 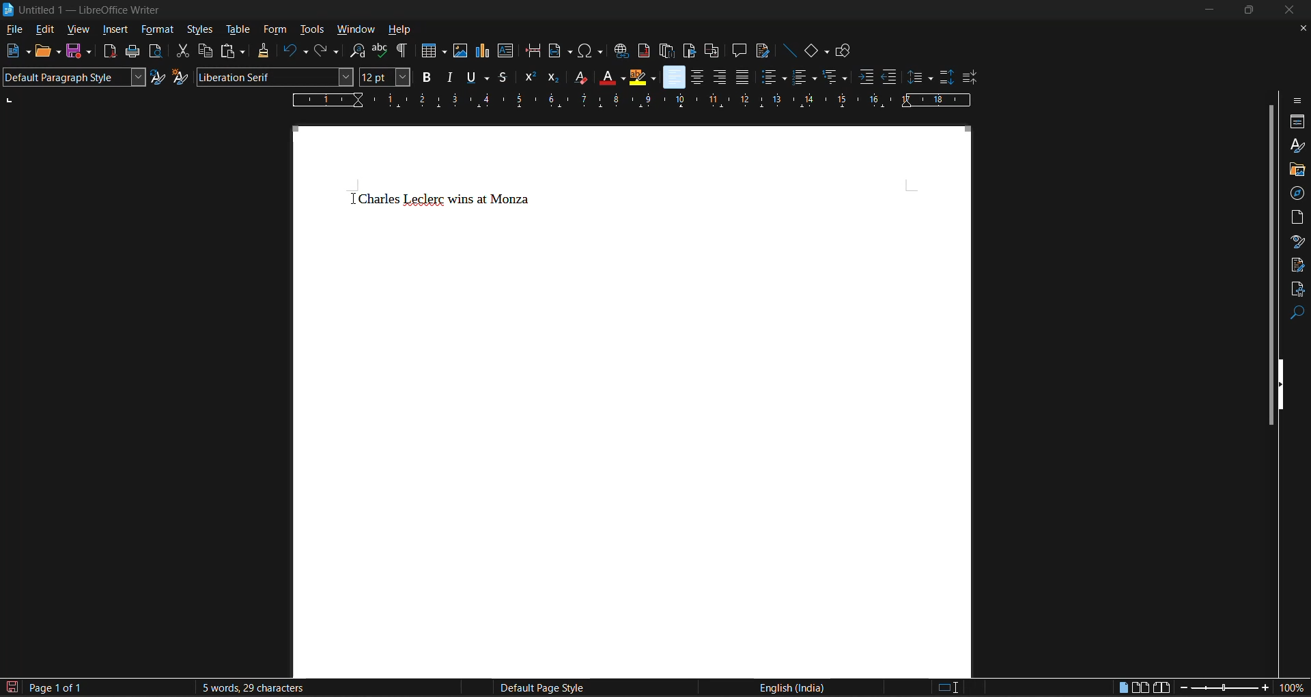 I want to click on toggle unordered list, so click(x=773, y=76).